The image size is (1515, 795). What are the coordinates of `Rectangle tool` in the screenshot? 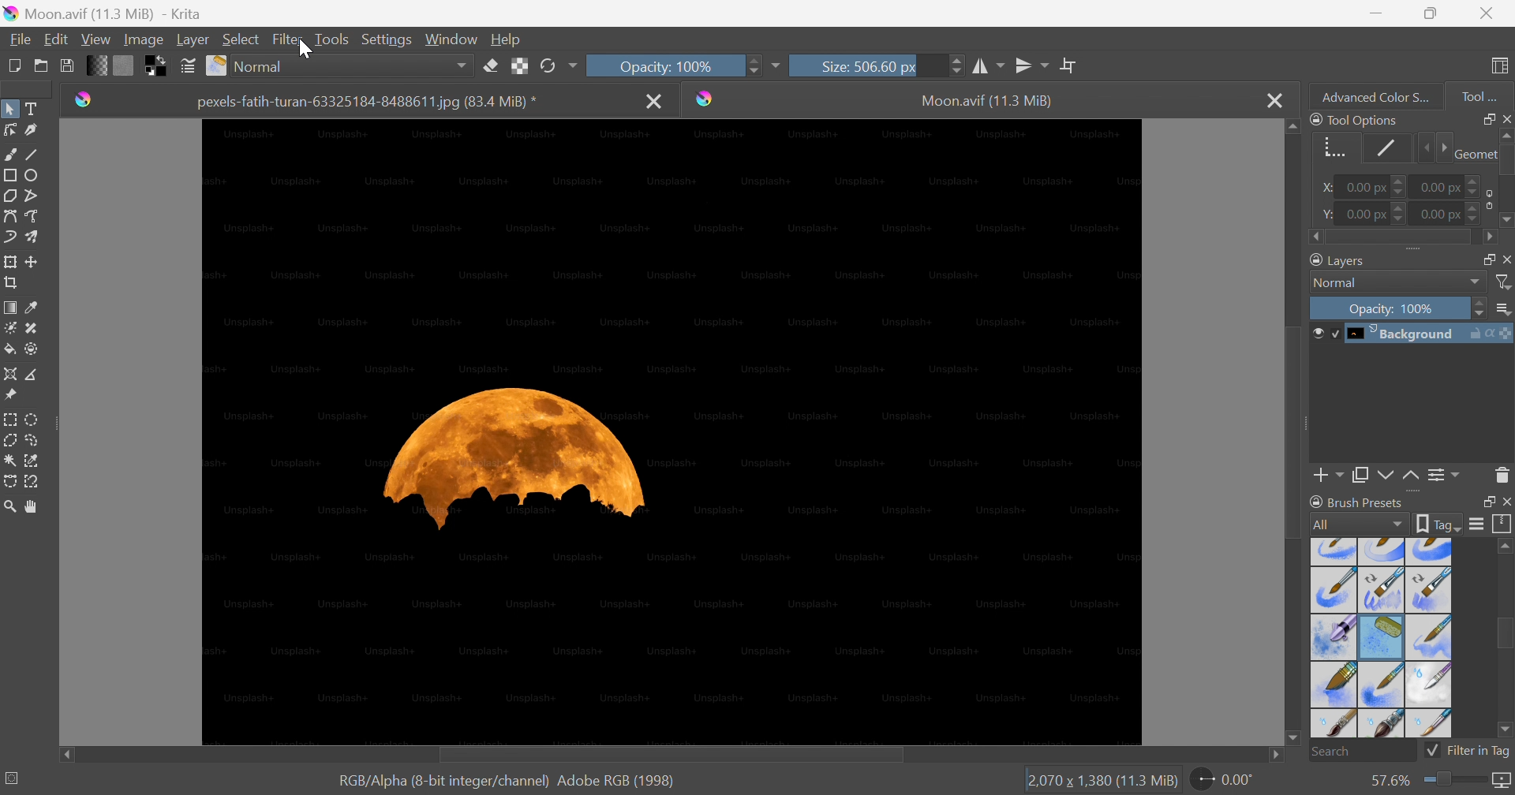 It's located at (9, 175).